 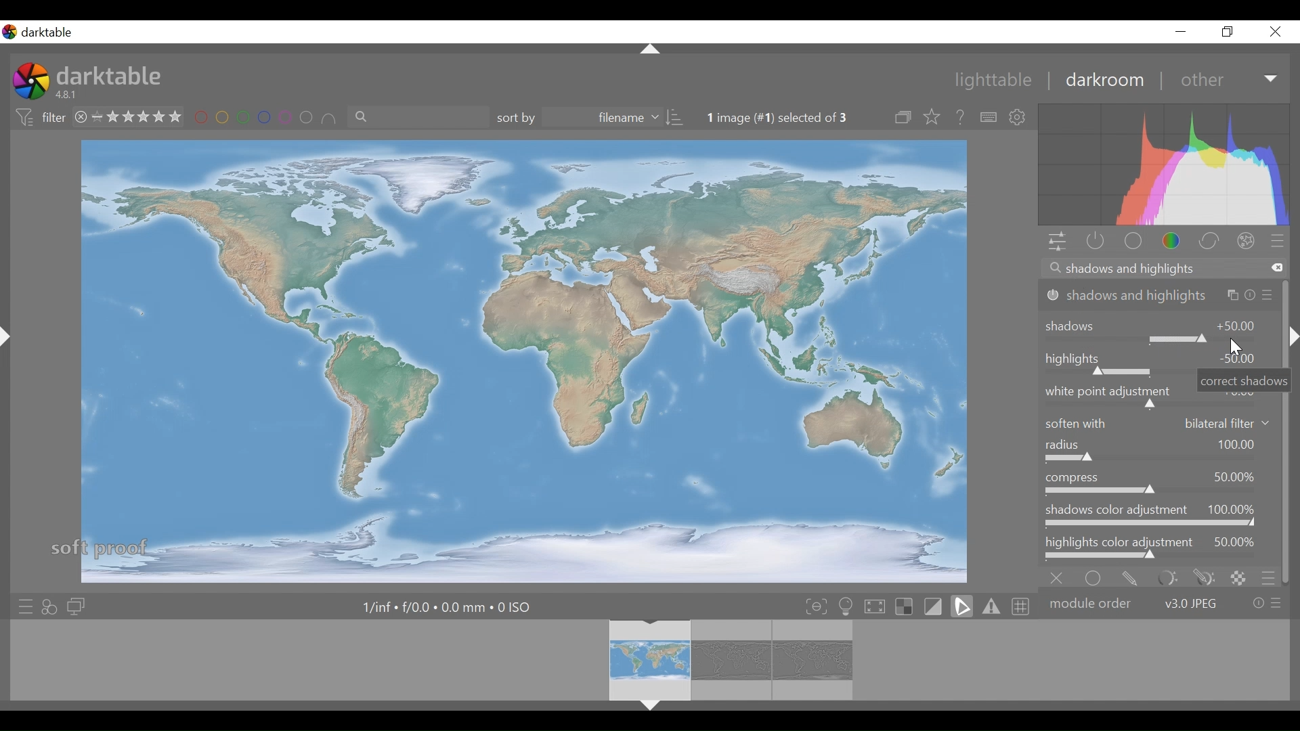 I want to click on darktable, so click(x=112, y=76).